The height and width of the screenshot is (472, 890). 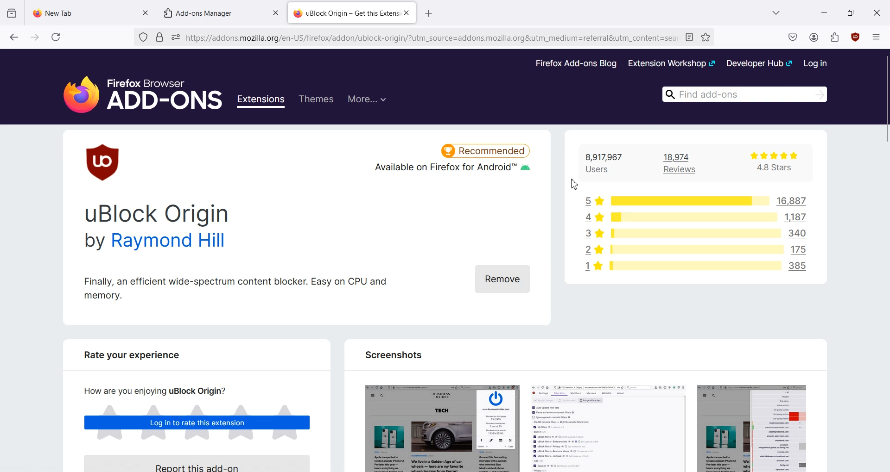 What do you see at coordinates (491, 278) in the screenshot?
I see `Add to Firefox` at bounding box center [491, 278].